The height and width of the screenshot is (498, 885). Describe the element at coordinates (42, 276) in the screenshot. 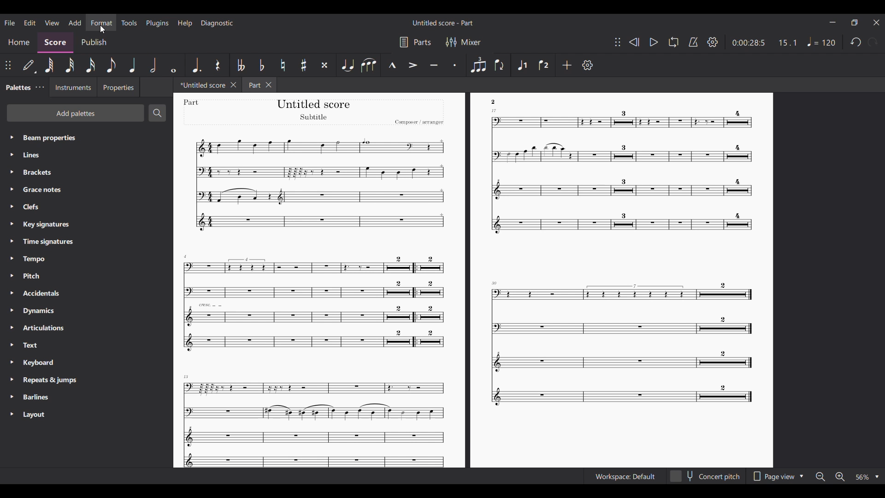

I see `Pitch` at that location.